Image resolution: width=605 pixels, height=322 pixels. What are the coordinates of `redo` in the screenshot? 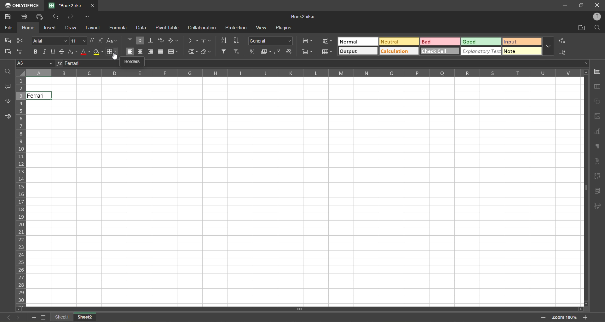 It's located at (72, 16).